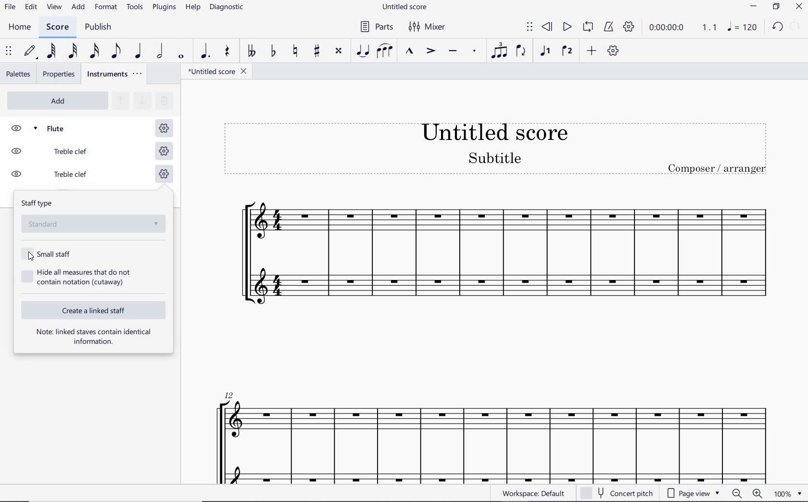 Image resolution: width=808 pixels, height=502 pixels. Describe the element at coordinates (682, 27) in the screenshot. I see `PLAY TIME` at that location.